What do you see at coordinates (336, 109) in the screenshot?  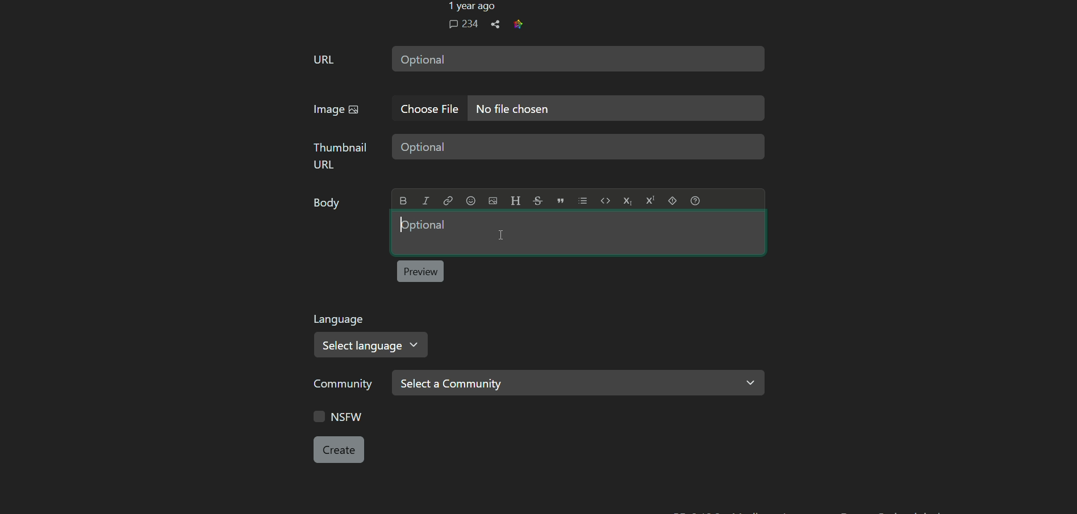 I see `image` at bounding box center [336, 109].